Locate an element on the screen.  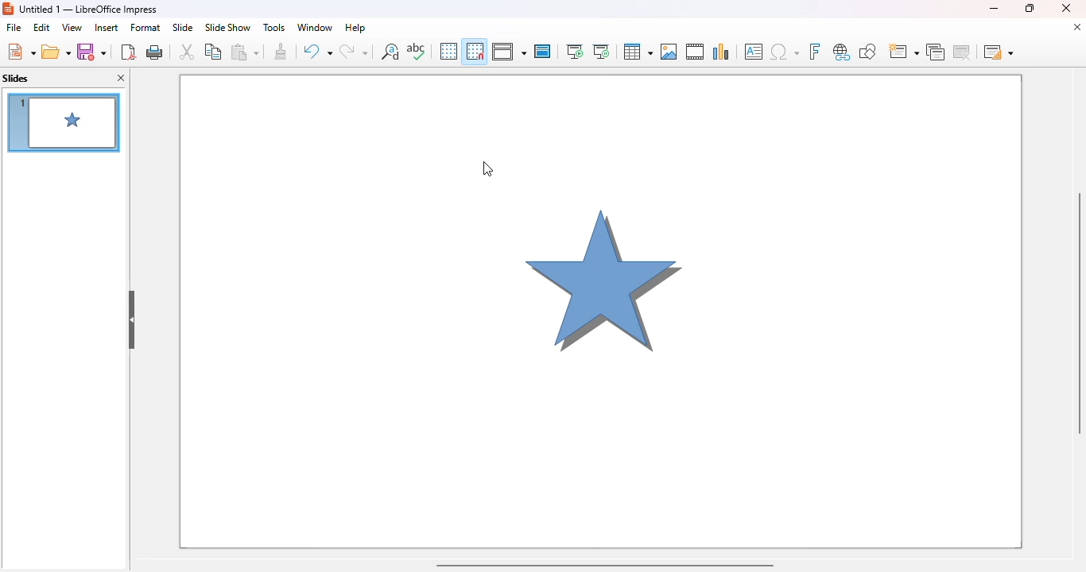
close document is located at coordinates (1077, 27).